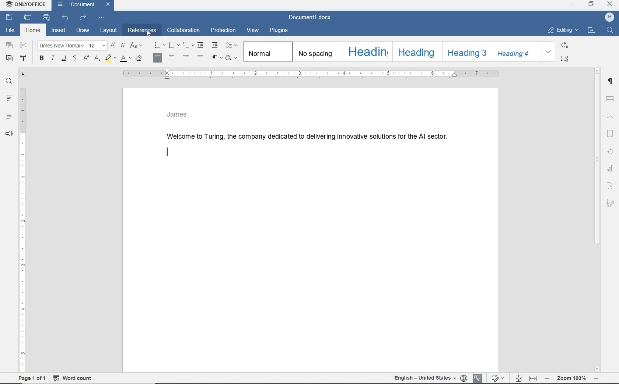 The width and height of the screenshot is (619, 384). Describe the element at coordinates (97, 46) in the screenshot. I see `font size` at that location.